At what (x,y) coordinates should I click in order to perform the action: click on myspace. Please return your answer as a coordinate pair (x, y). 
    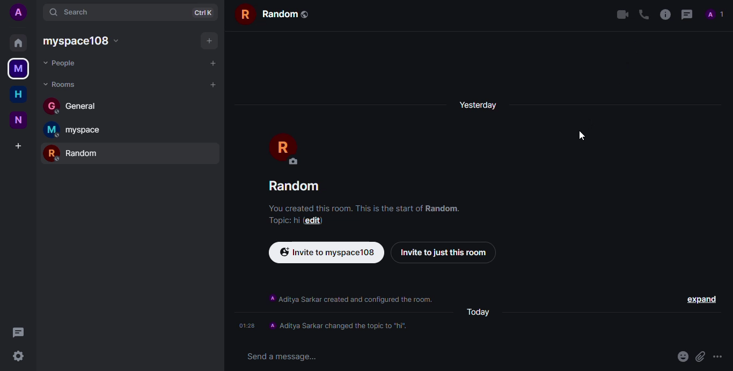
    Looking at the image, I should click on (75, 130).